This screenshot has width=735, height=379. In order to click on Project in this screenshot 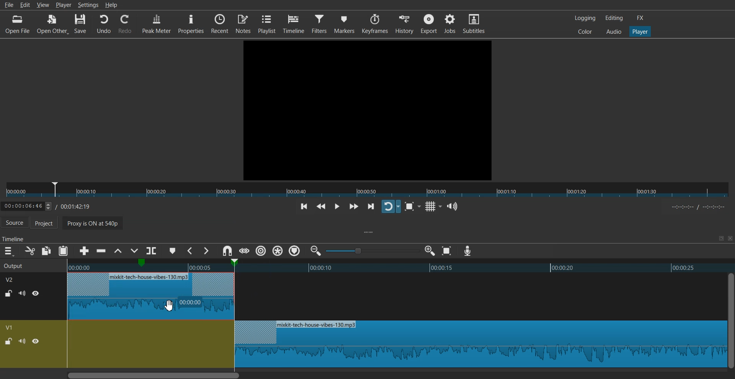, I will do `click(48, 224)`.